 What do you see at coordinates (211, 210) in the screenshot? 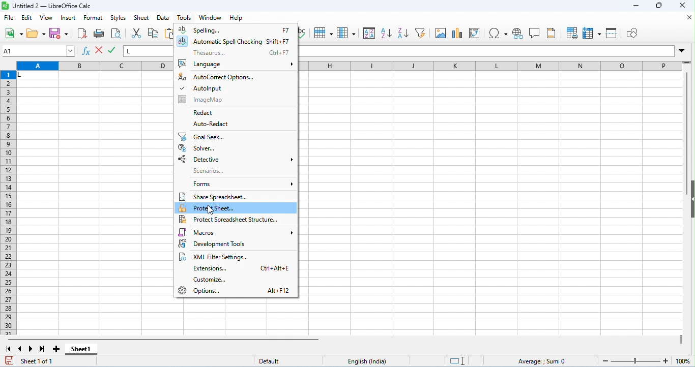
I see `cursor movement` at bounding box center [211, 210].